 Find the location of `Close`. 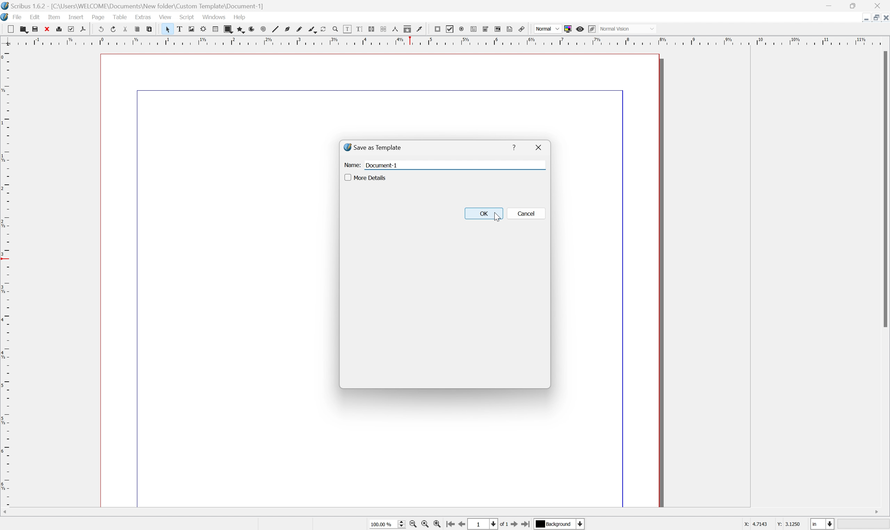

Close is located at coordinates (879, 6).